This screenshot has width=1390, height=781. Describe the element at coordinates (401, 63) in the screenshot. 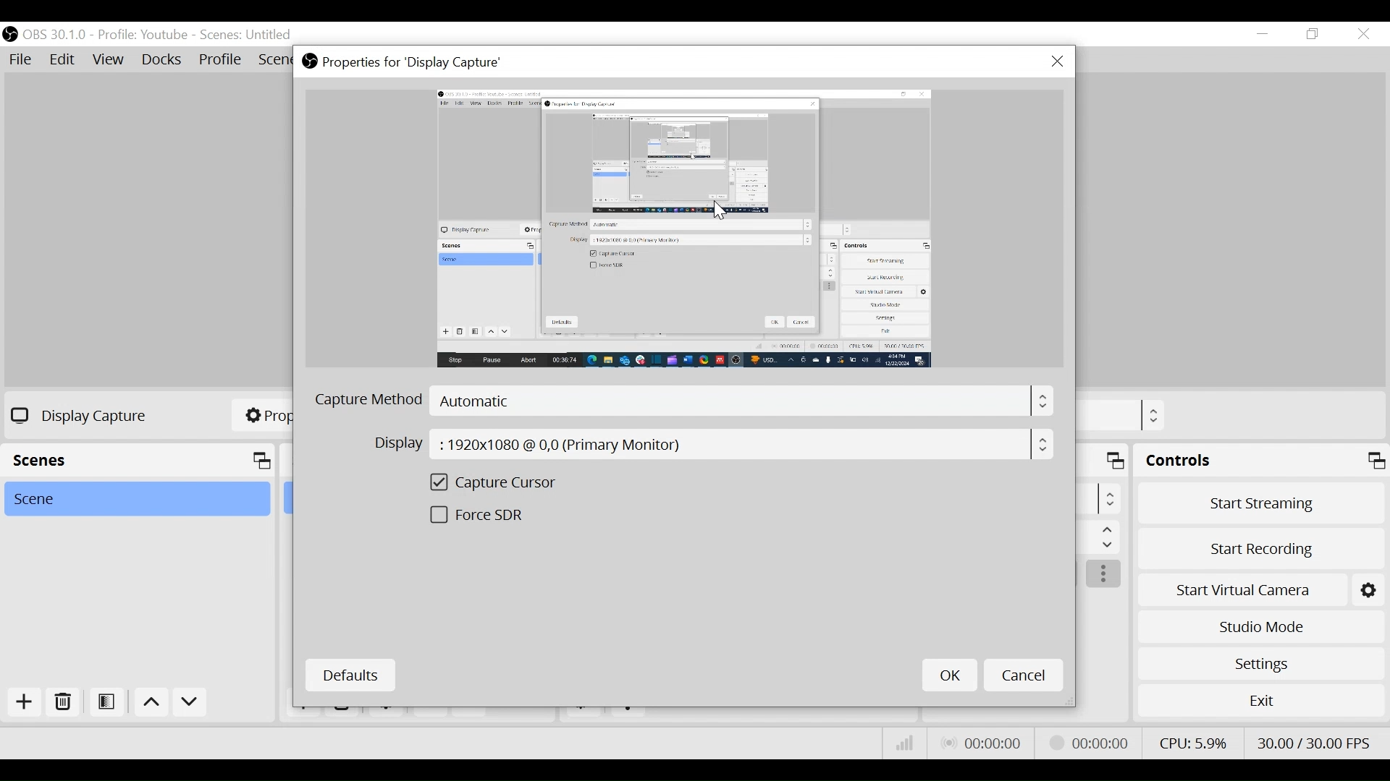

I see `Properties for Display Capture` at that location.